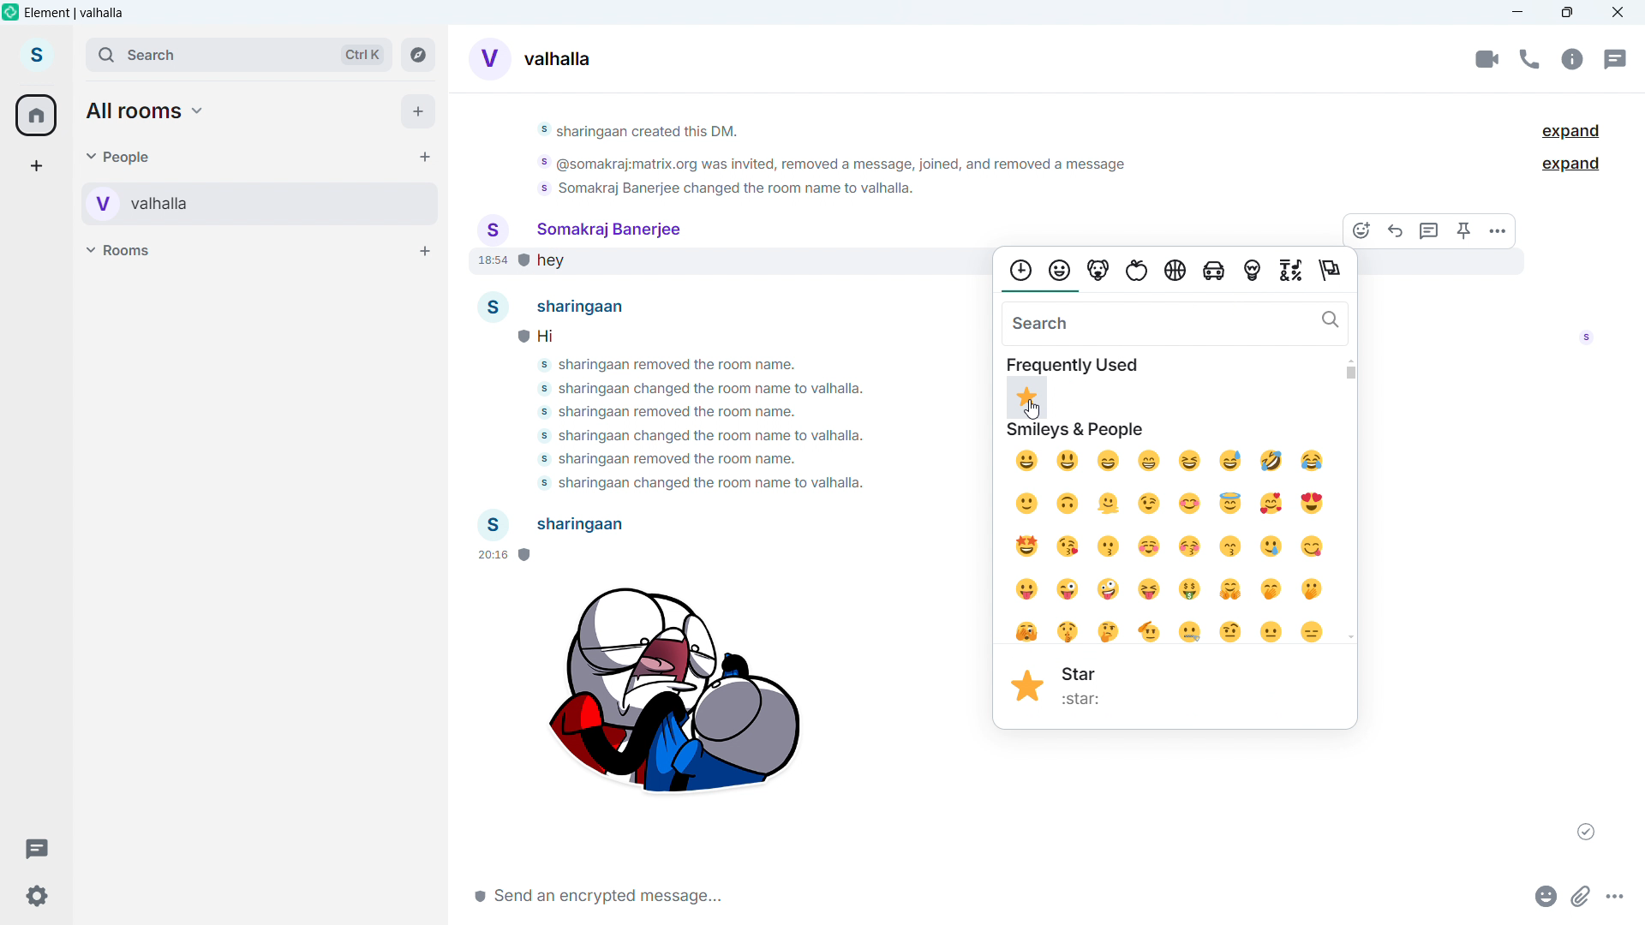 This screenshot has height=925, width=1645. I want to click on reply , so click(1397, 230).